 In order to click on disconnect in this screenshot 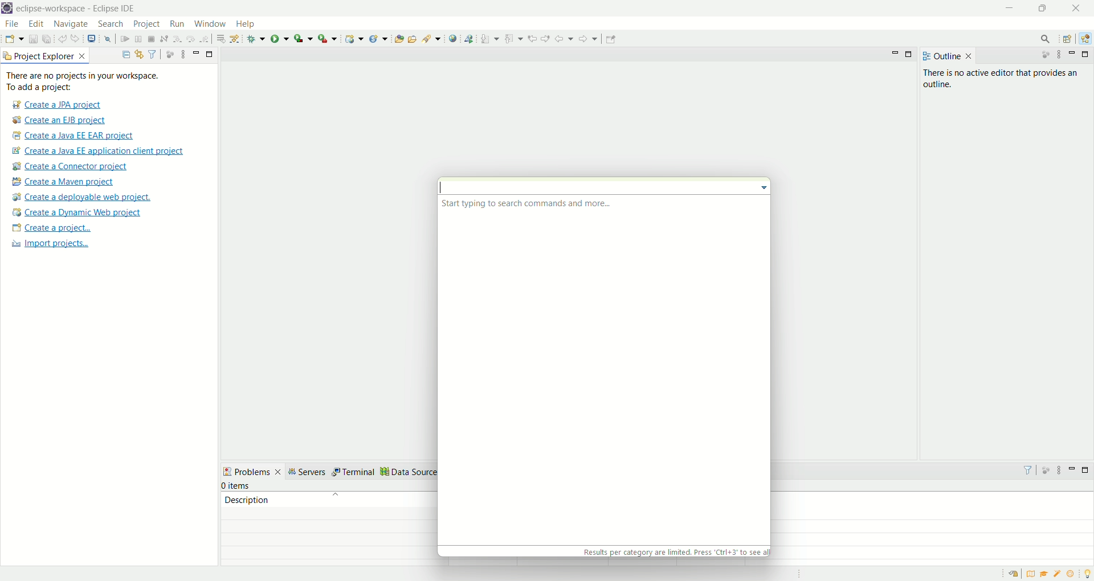, I will do `click(164, 38)`.